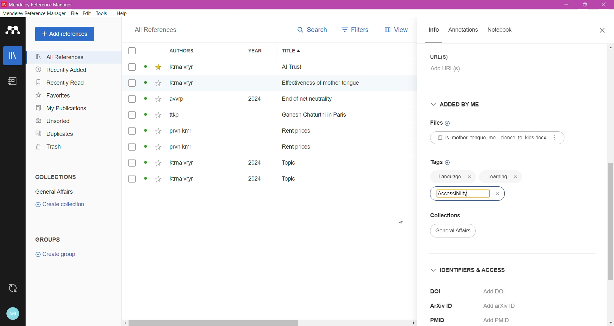 The image size is (614, 326). What do you see at coordinates (253, 99) in the screenshot?
I see `2024` at bounding box center [253, 99].